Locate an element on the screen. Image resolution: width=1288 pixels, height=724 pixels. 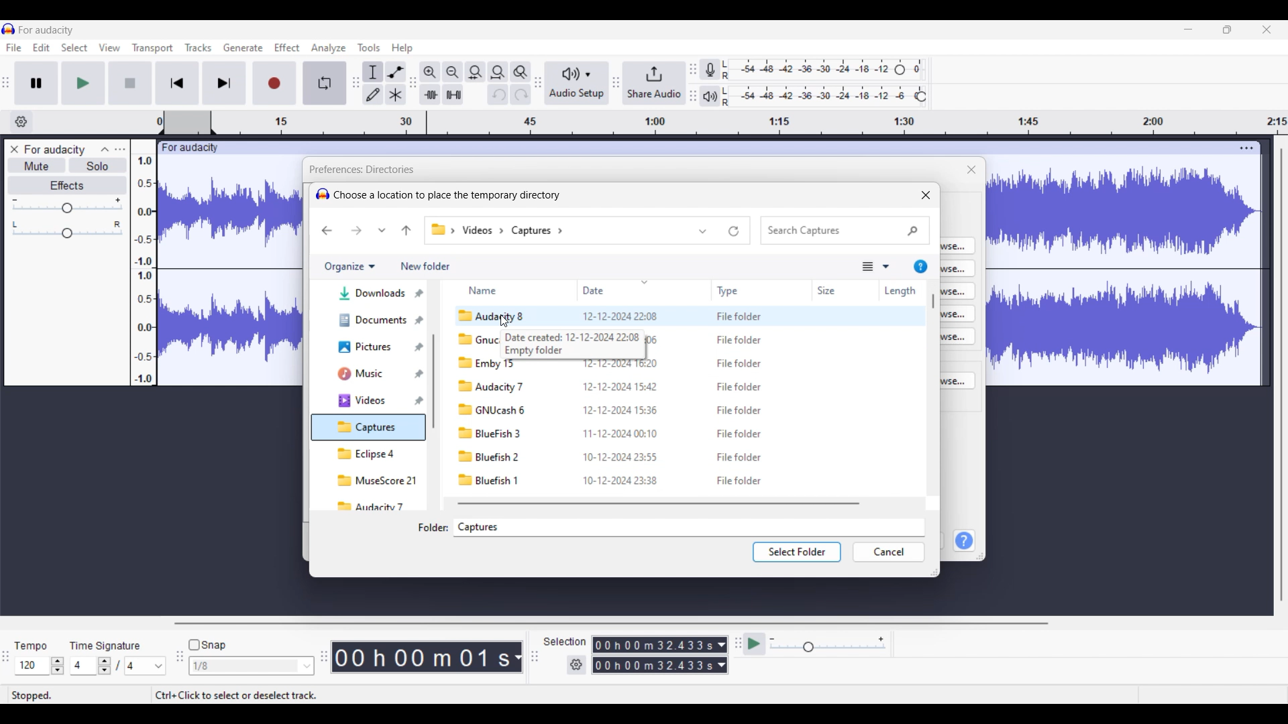
Effect menu is located at coordinates (287, 48).